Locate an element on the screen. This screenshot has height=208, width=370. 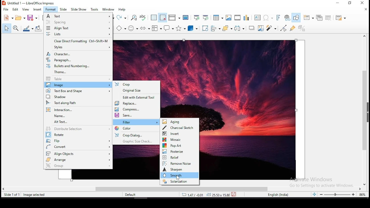
rotate is located at coordinates (204, 29).